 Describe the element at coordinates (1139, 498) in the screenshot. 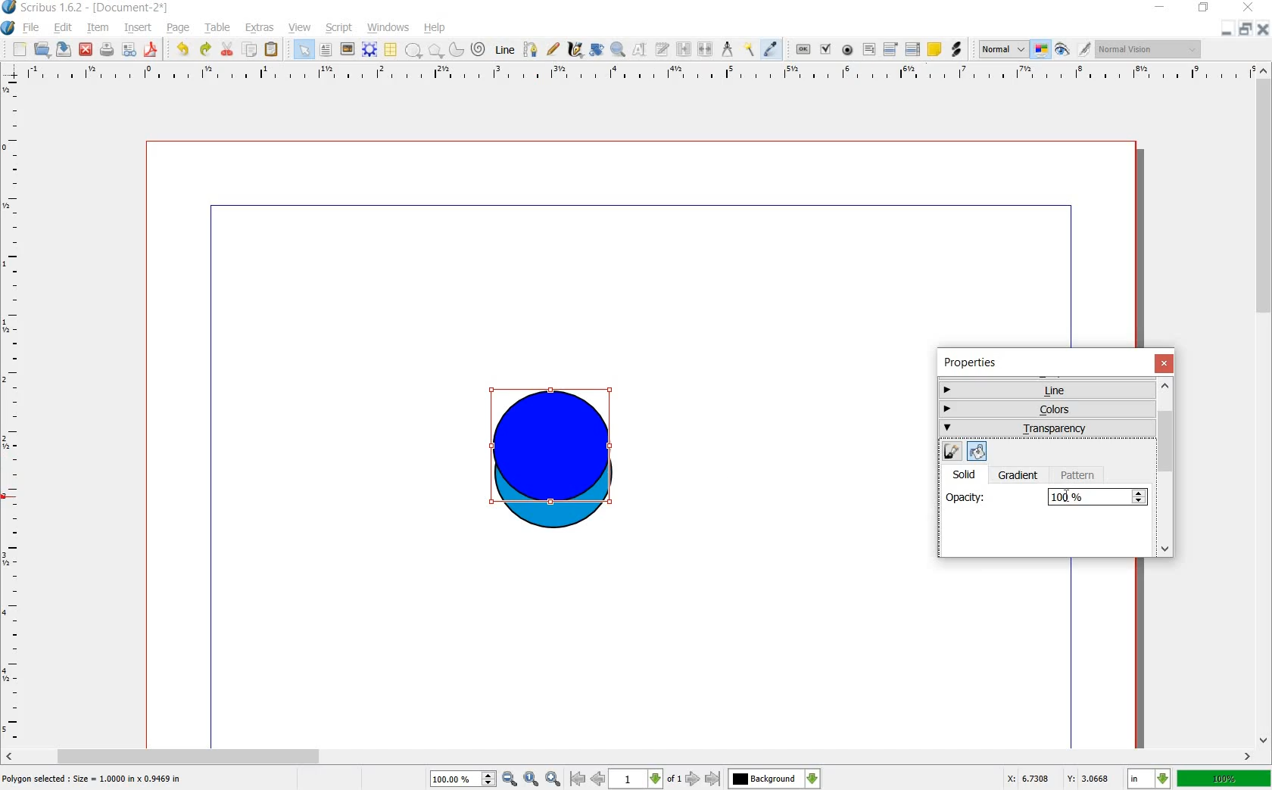

I see `Increase or decrease opacity` at that location.